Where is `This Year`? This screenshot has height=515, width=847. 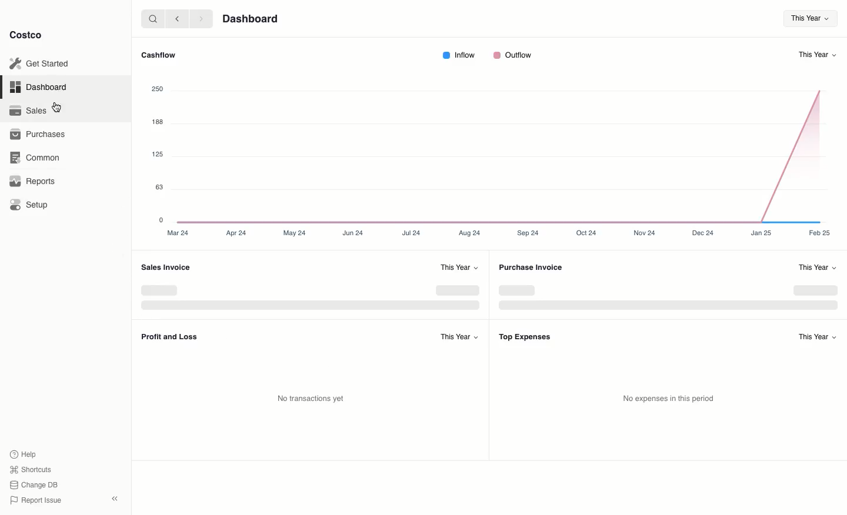
This Year is located at coordinates (816, 267).